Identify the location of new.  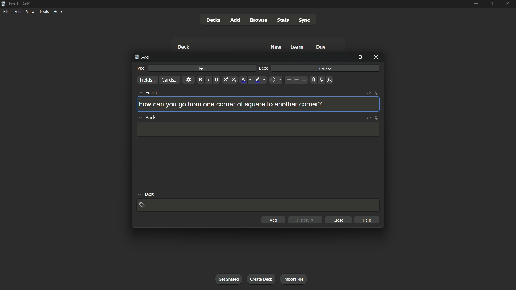
(276, 47).